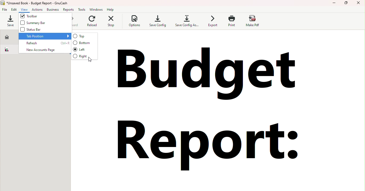  I want to click on File, so click(5, 10).